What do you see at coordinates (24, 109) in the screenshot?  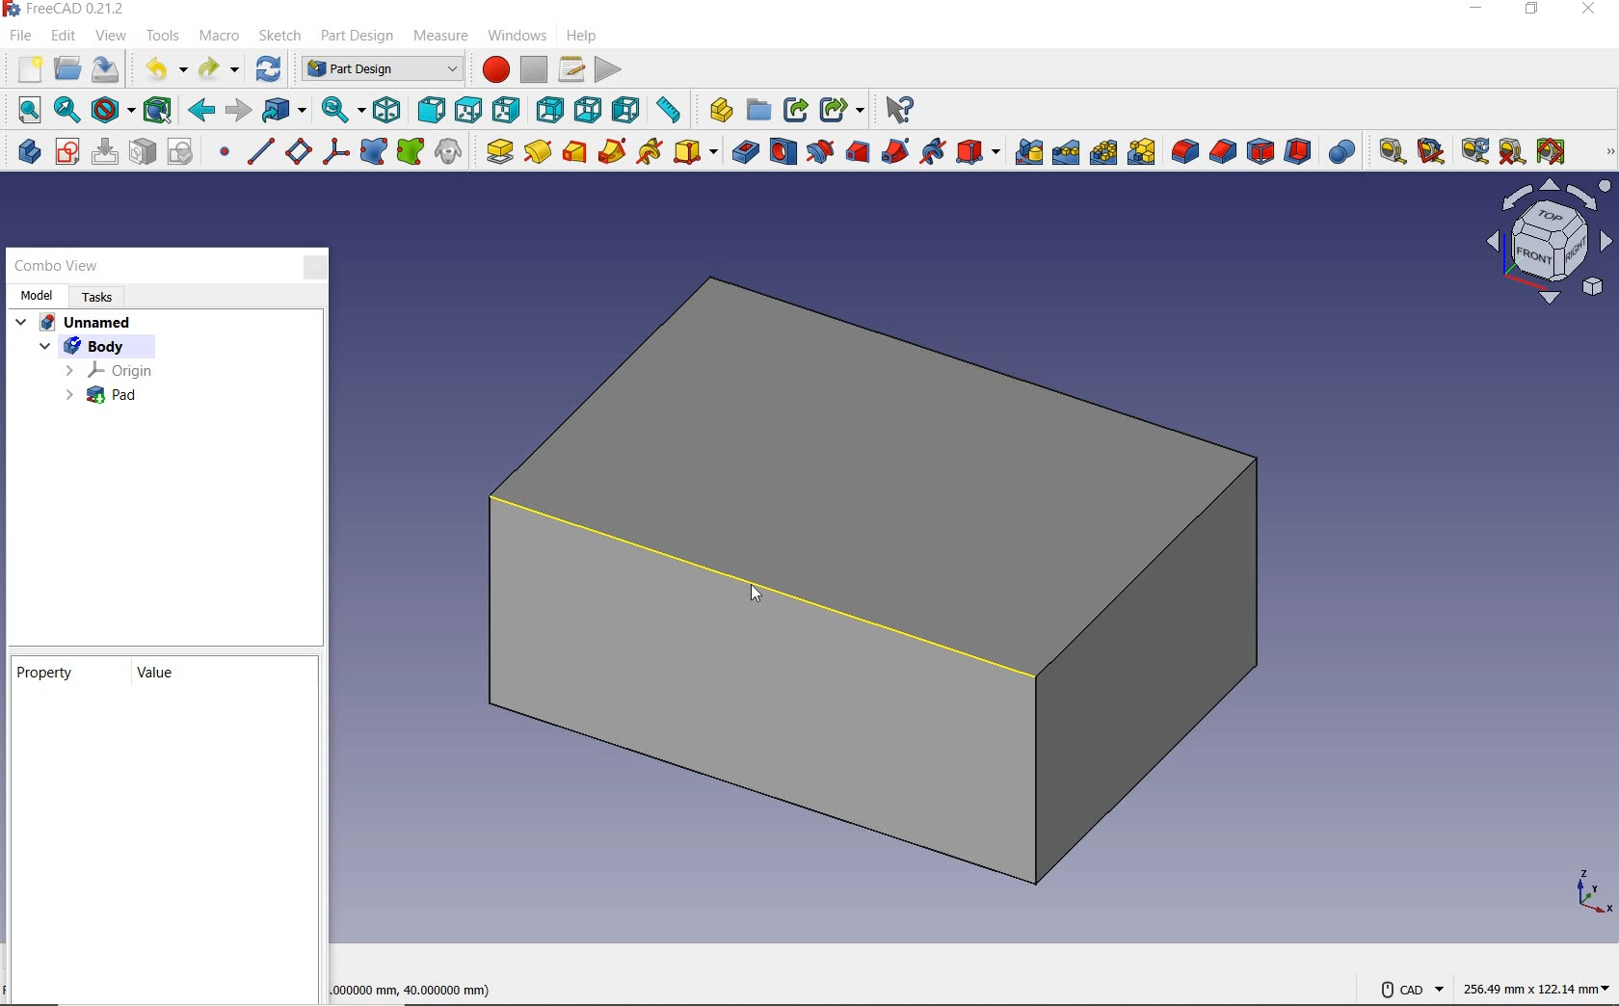 I see `fit all` at bounding box center [24, 109].